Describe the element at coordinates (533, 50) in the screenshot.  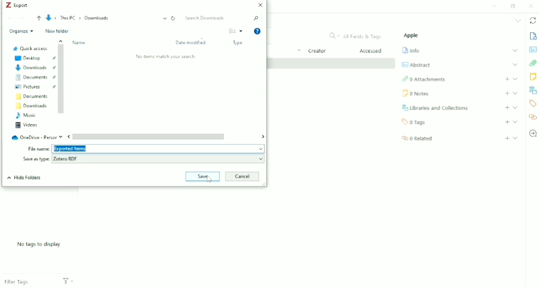
I see `Abstract` at that location.